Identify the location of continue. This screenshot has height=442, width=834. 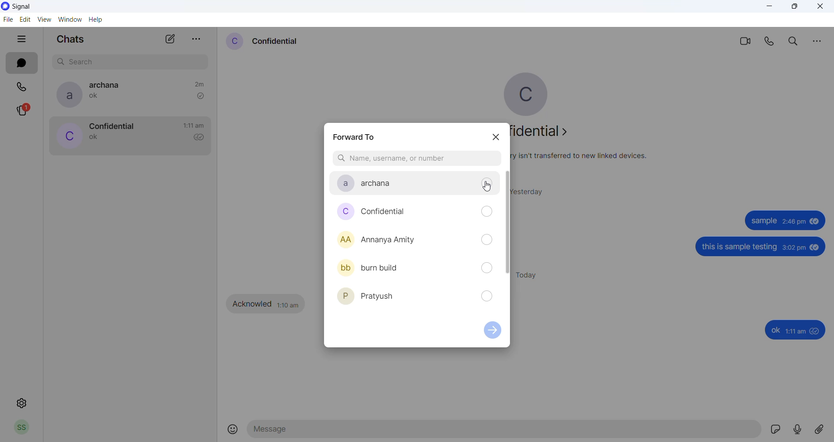
(494, 333).